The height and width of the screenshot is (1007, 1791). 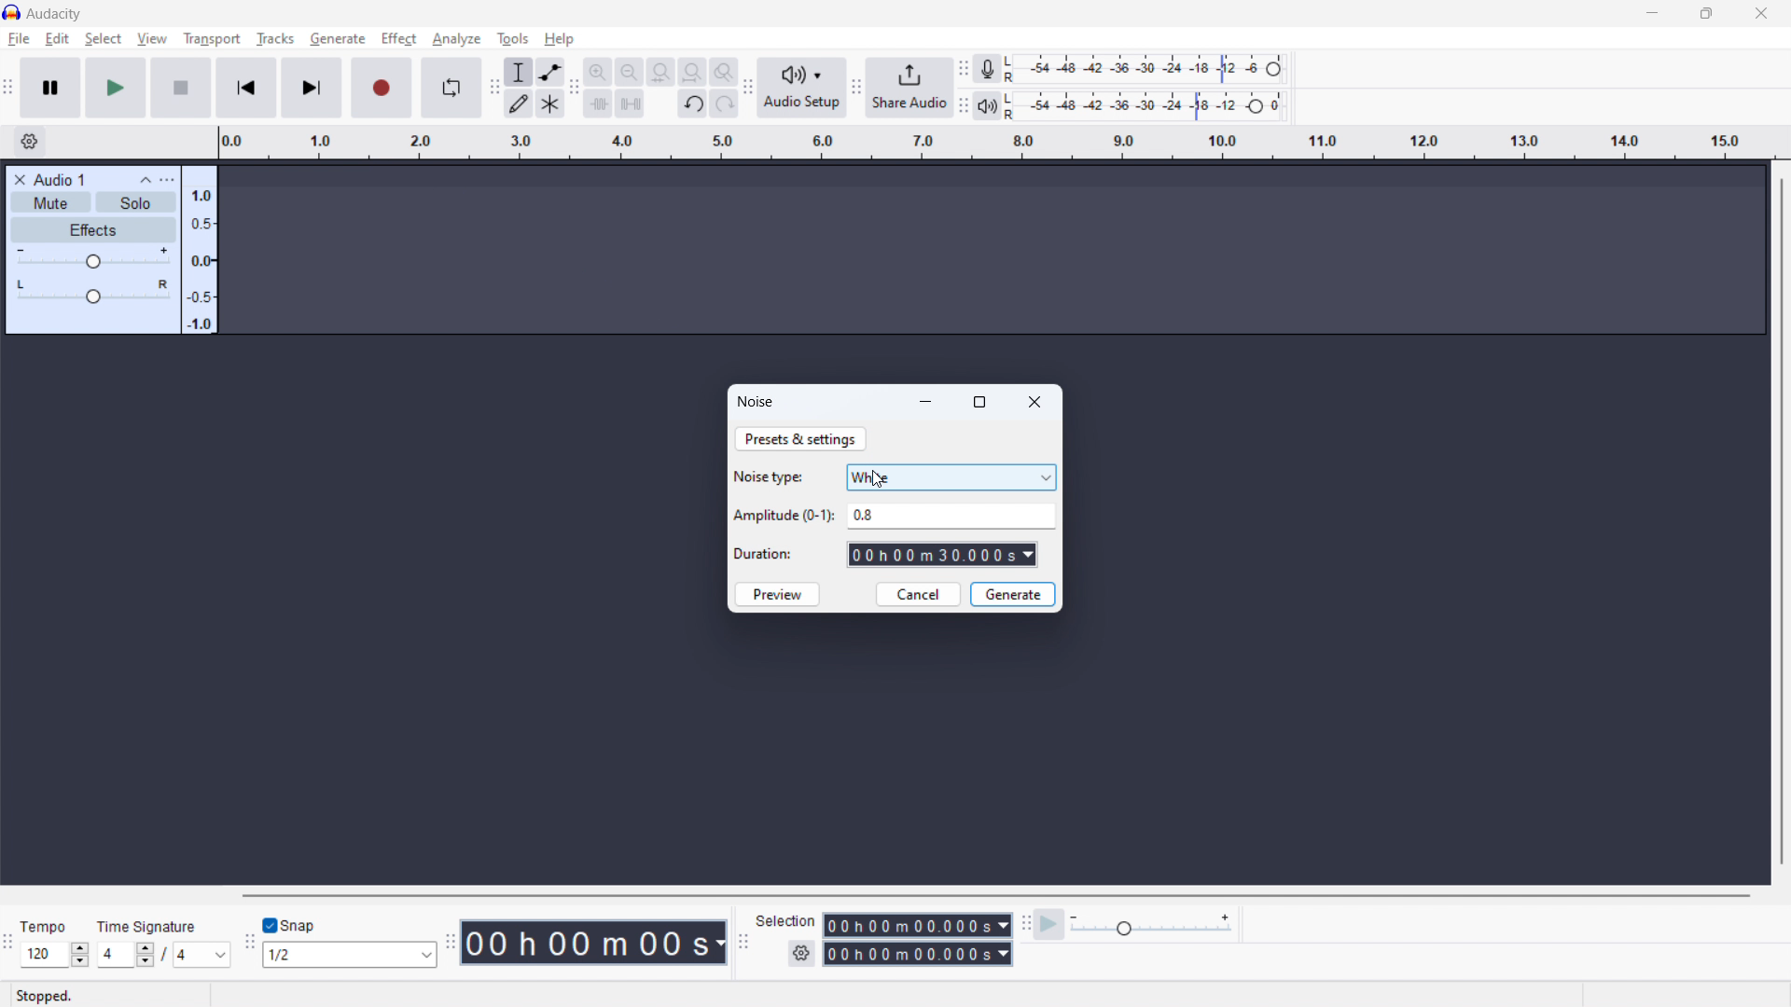 What do you see at coordinates (550, 103) in the screenshot?
I see `multi tool` at bounding box center [550, 103].